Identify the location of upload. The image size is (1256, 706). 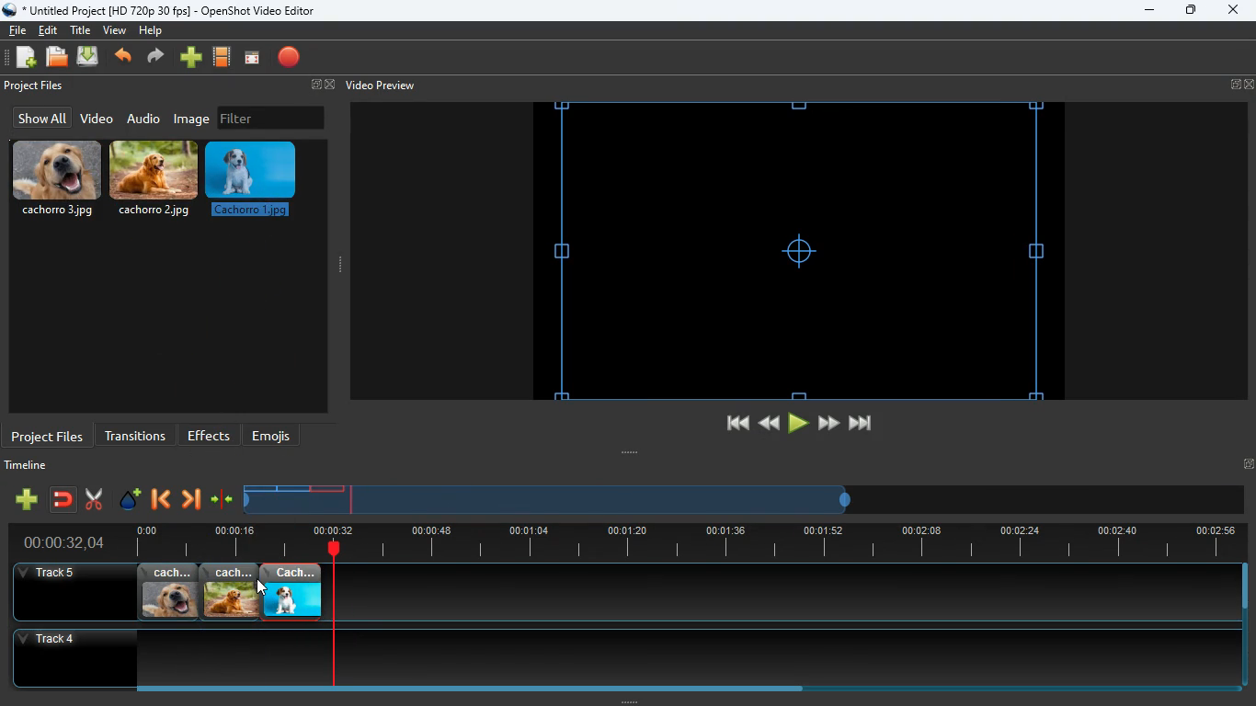
(90, 58).